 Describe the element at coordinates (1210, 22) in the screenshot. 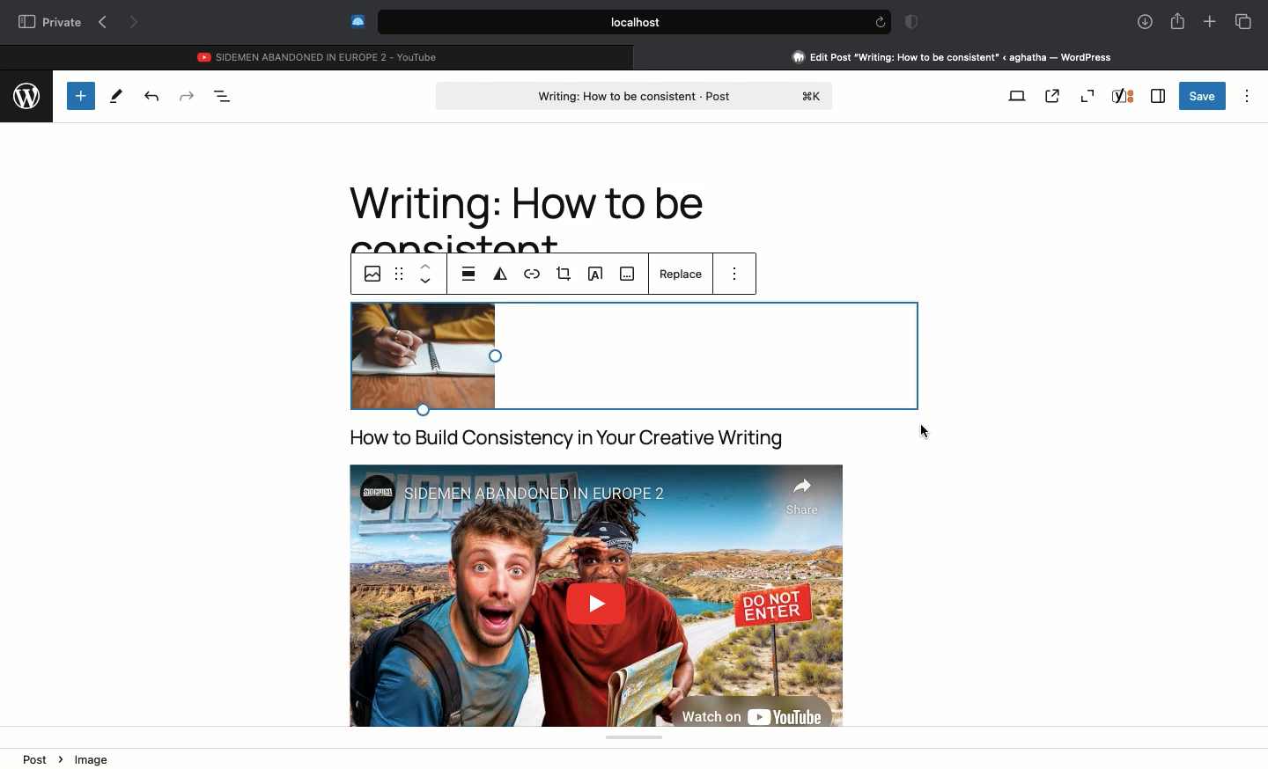

I see `New tab` at that location.